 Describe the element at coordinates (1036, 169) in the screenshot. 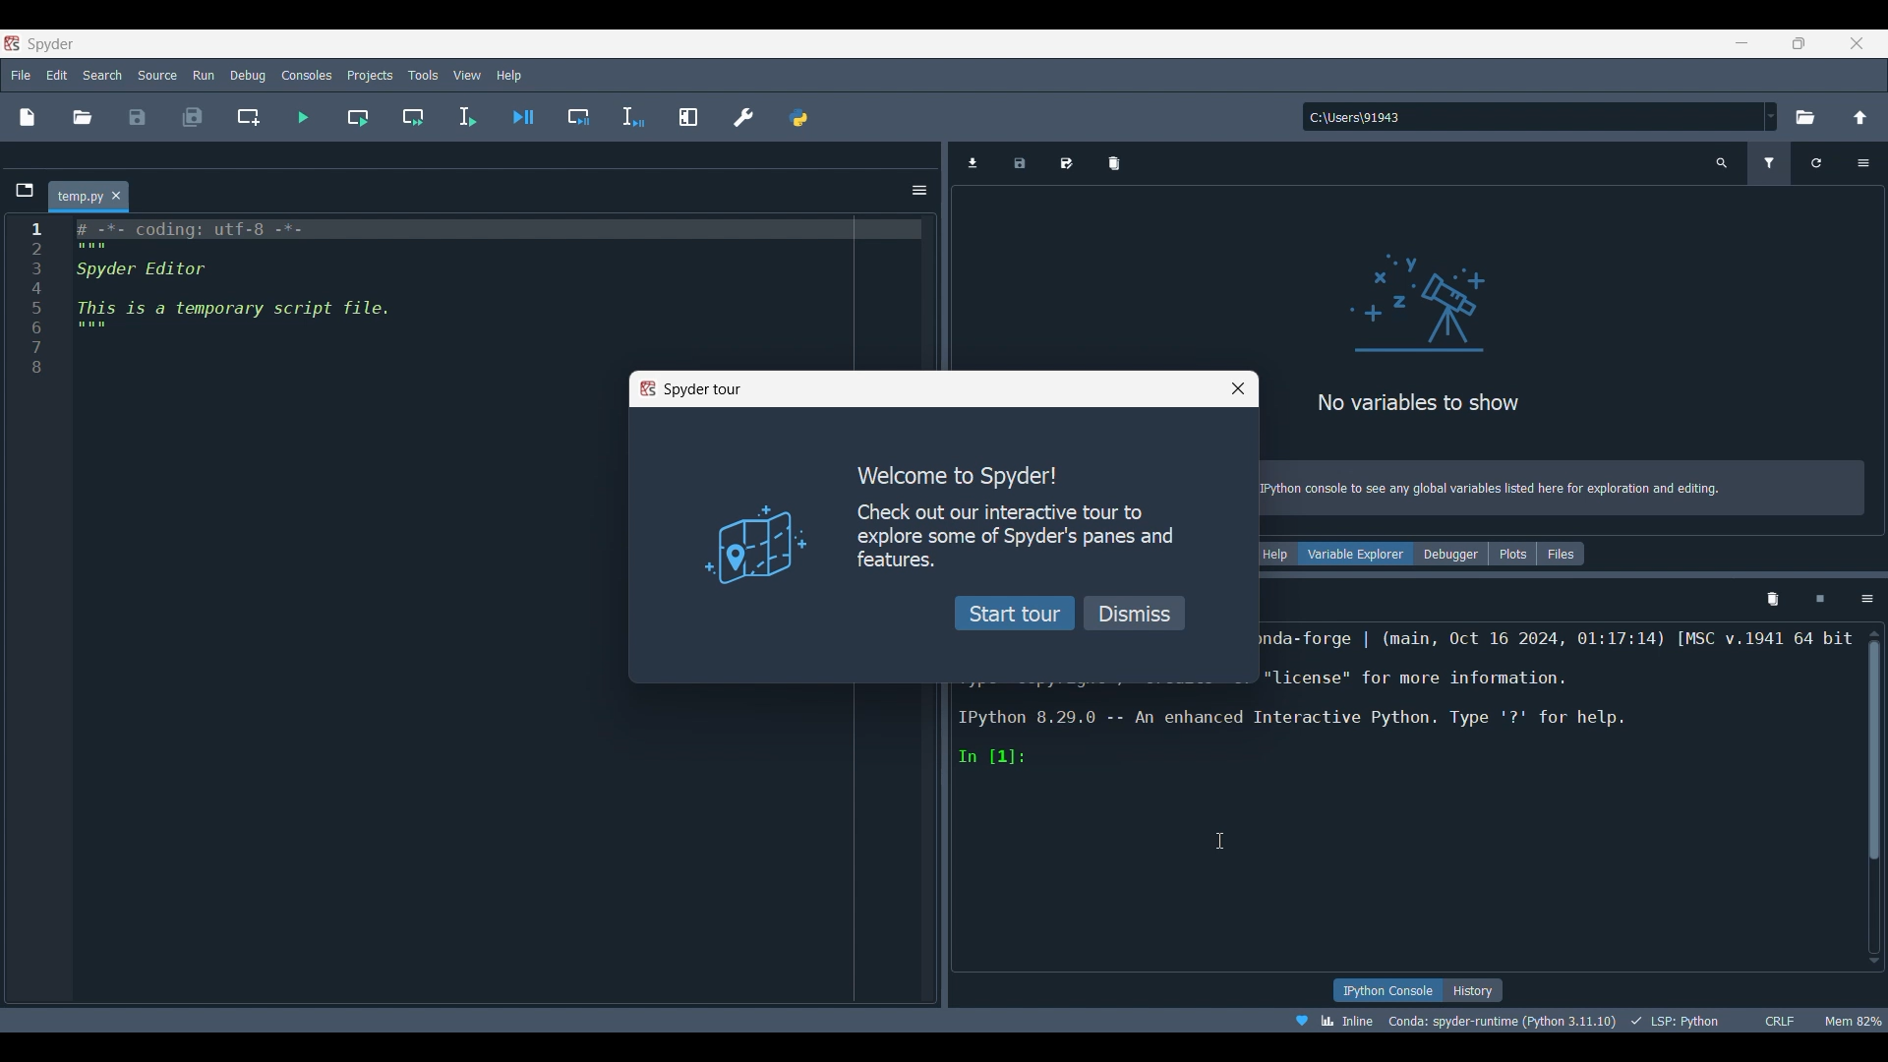

I see `Current tab` at that location.